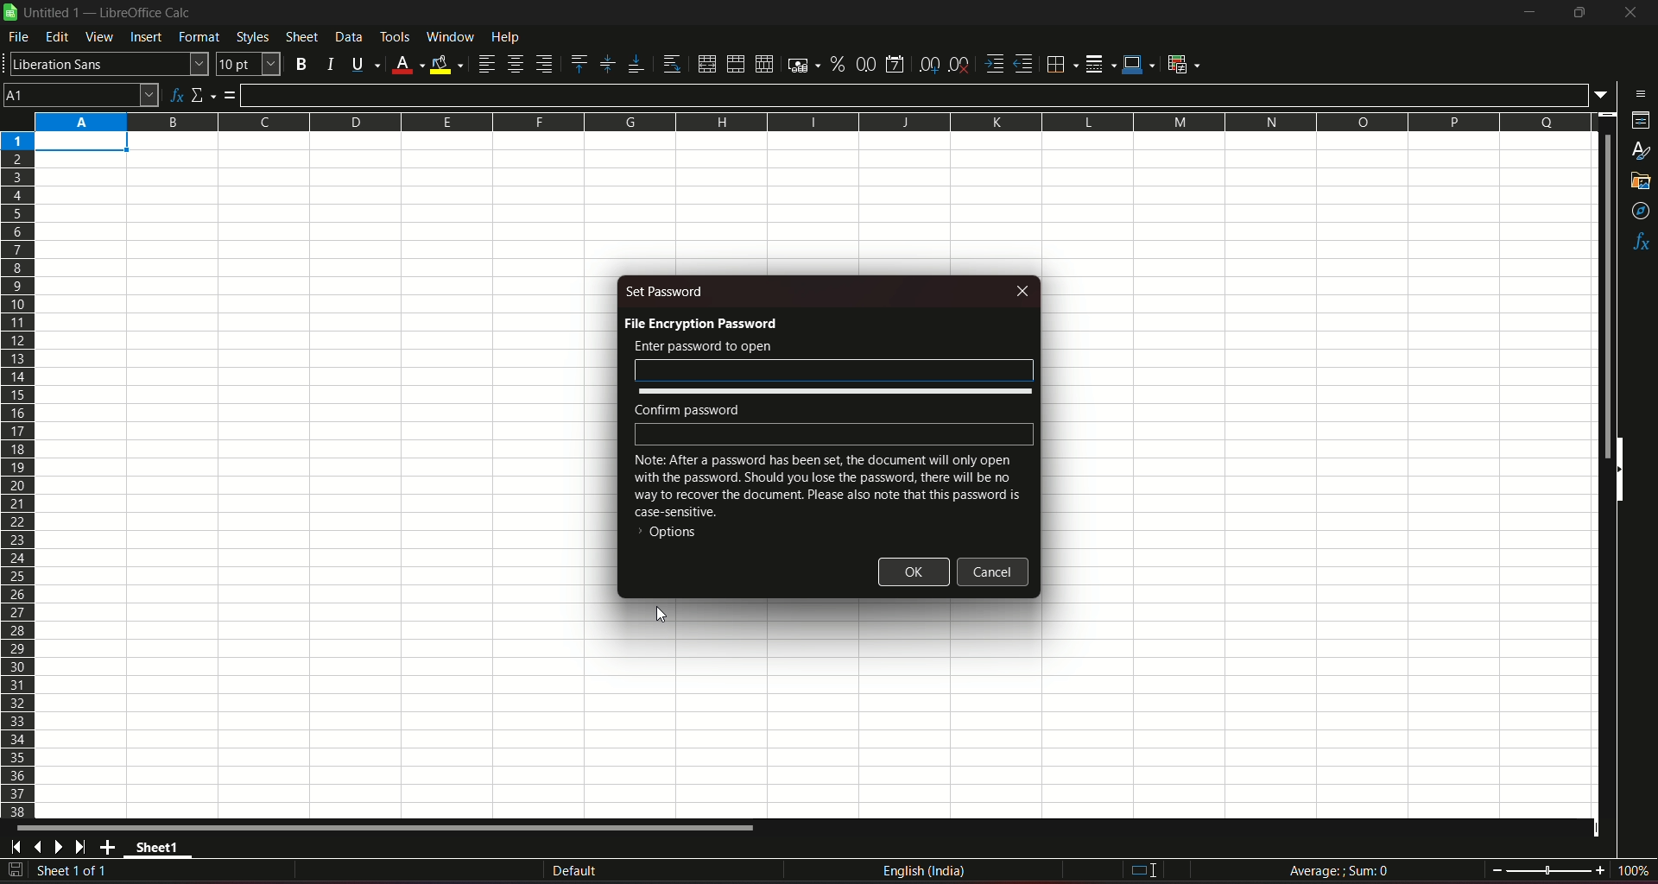 The width and height of the screenshot is (1658, 884). I want to click on name box, so click(81, 94).